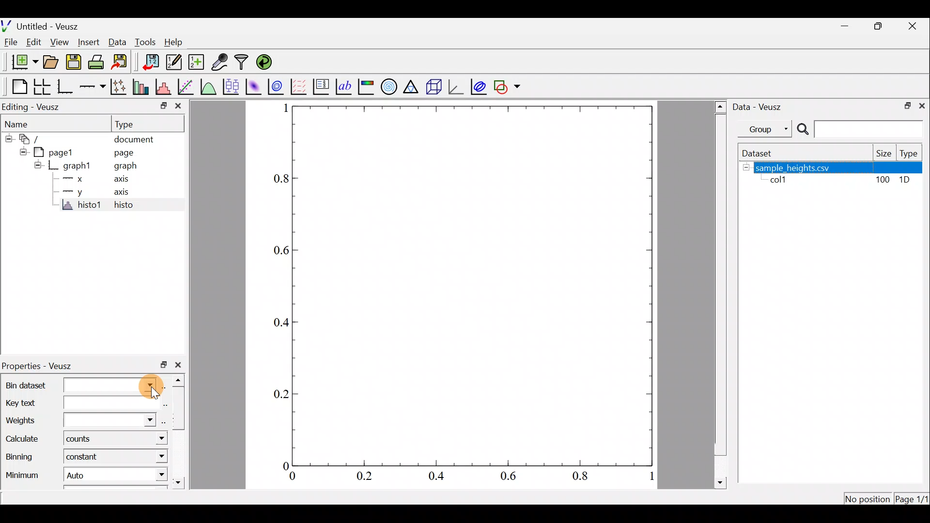  Describe the element at coordinates (141, 87) in the screenshot. I see `plot bar charts` at that location.